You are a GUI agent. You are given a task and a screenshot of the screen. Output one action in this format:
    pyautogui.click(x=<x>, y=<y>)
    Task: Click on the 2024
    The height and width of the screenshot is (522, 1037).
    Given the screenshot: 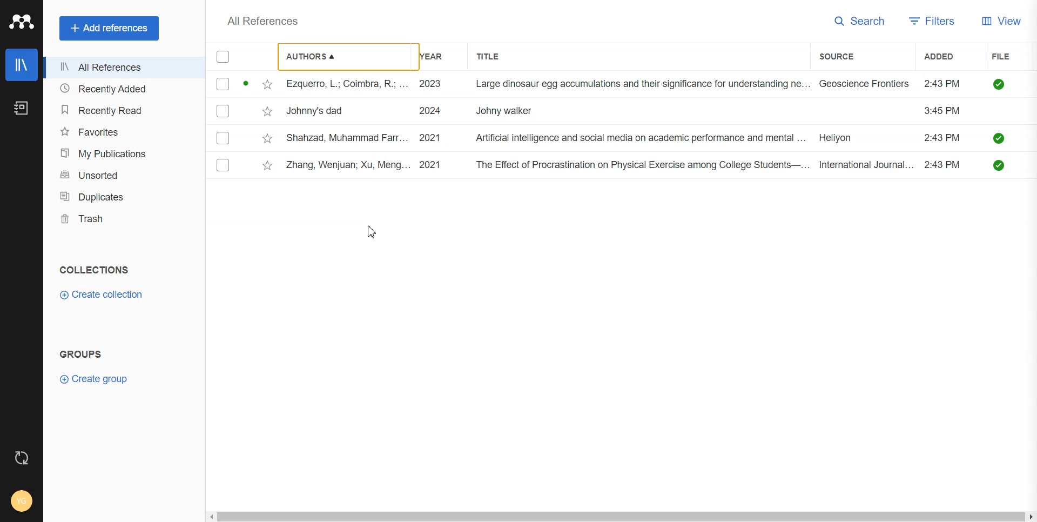 What is the action you would take?
    pyautogui.click(x=430, y=111)
    